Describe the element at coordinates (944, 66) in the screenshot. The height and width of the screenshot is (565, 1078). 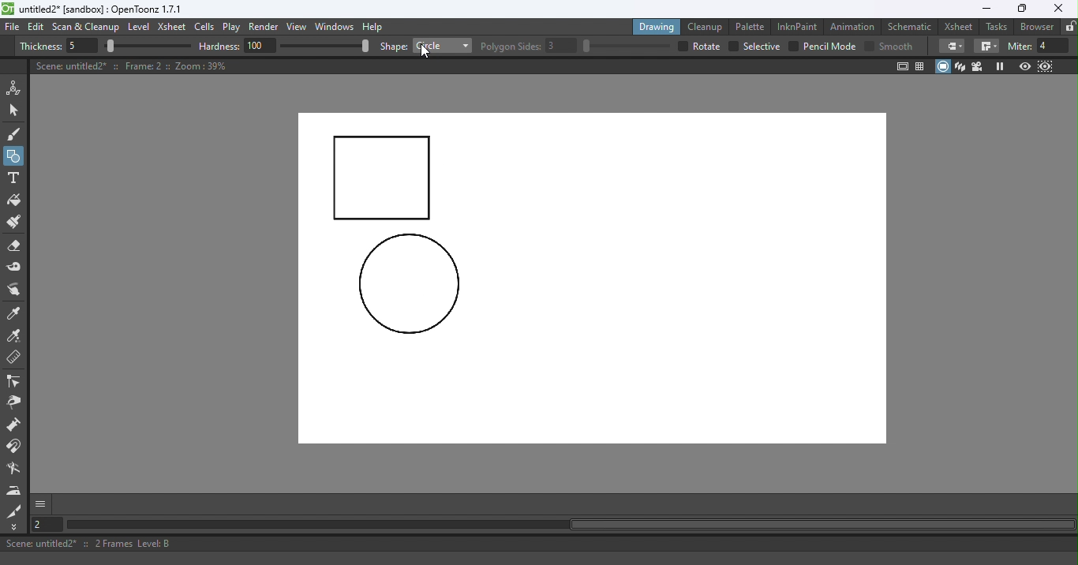
I see `Camera stand view` at that location.